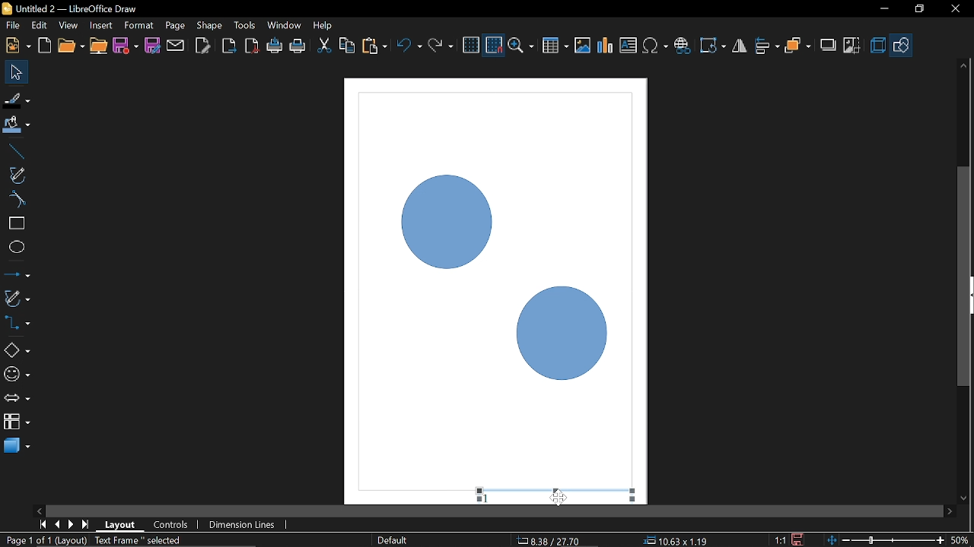 The height and width of the screenshot is (547, 974). What do you see at coordinates (275, 46) in the screenshot?
I see `print ` at bounding box center [275, 46].